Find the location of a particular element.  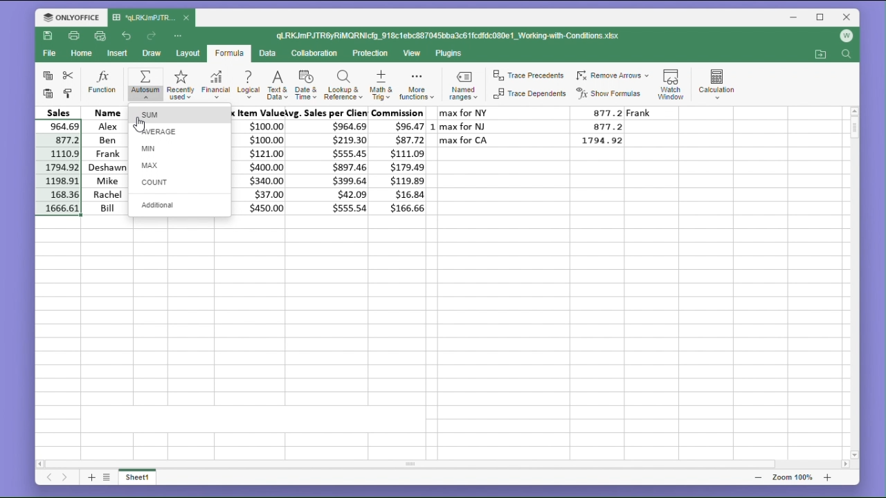

zoom 100% is located at coordinates (790, 477).